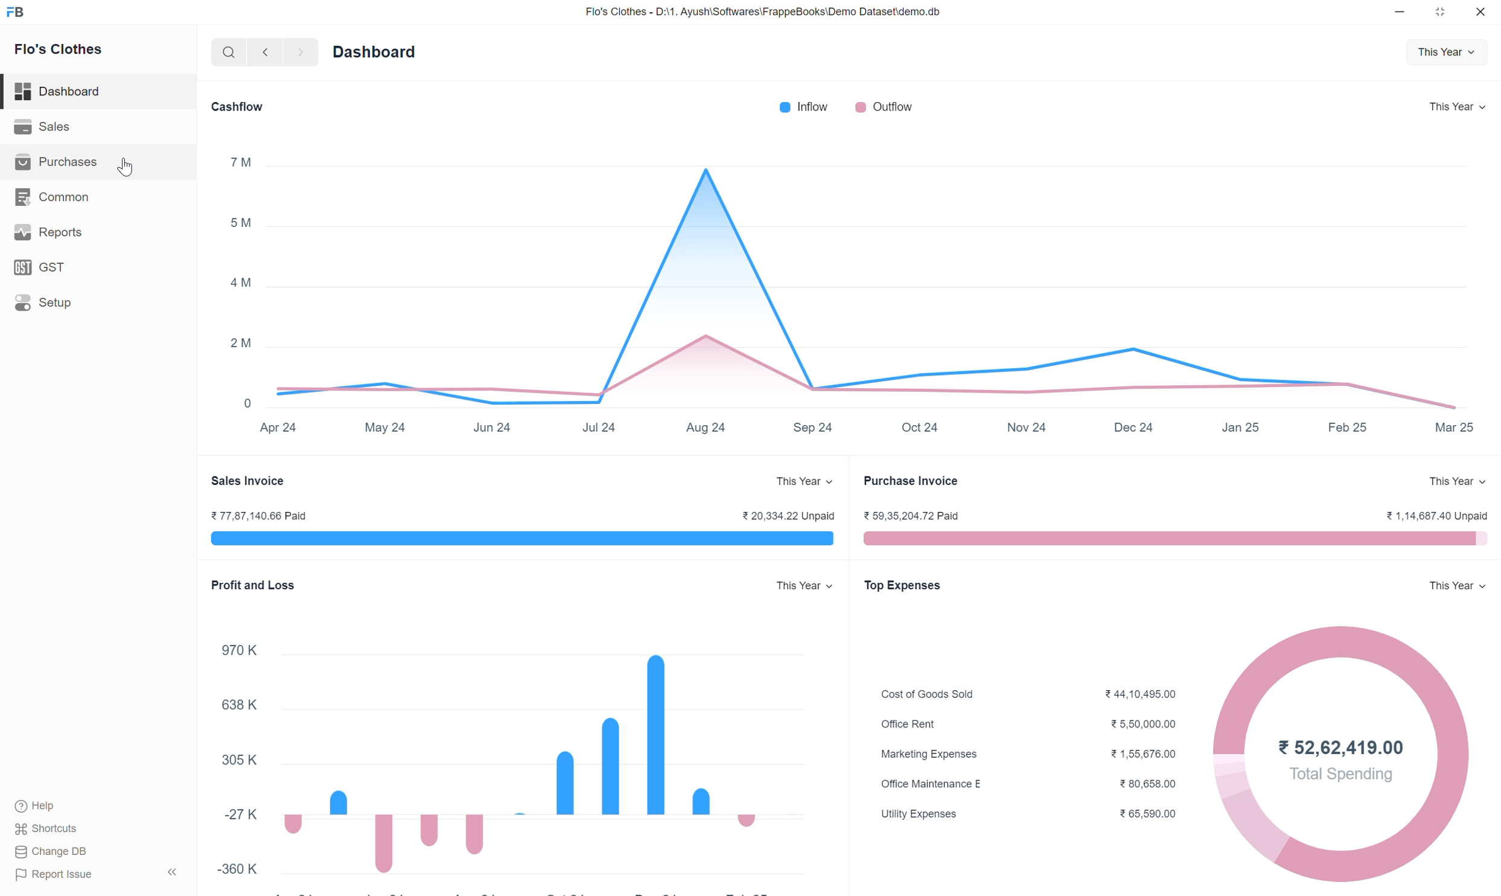  I want to click on Collapse, so click(172, 872).